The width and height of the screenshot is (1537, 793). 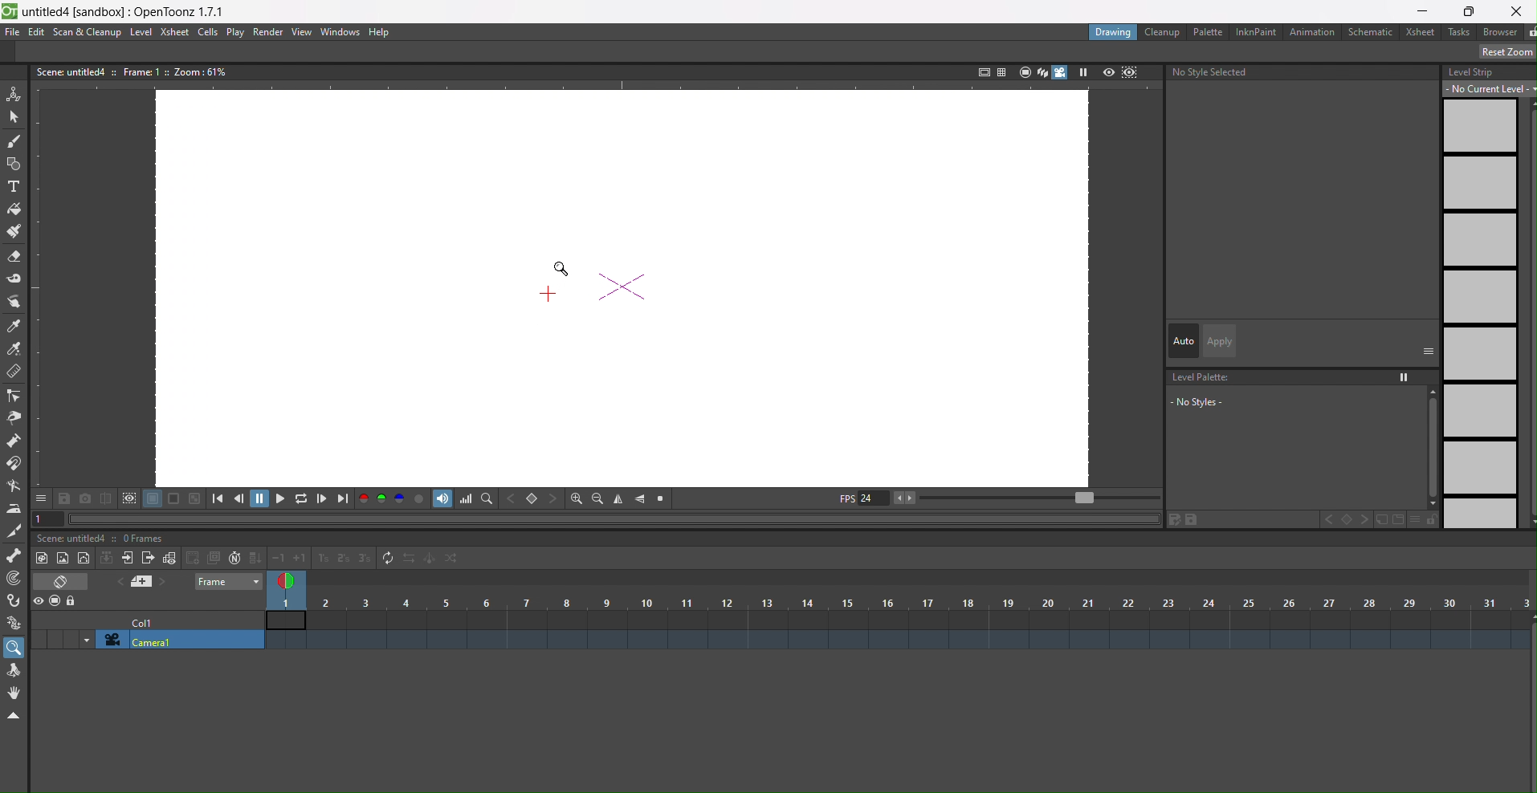 I want to click on icons, so click(x=1008, y=71).